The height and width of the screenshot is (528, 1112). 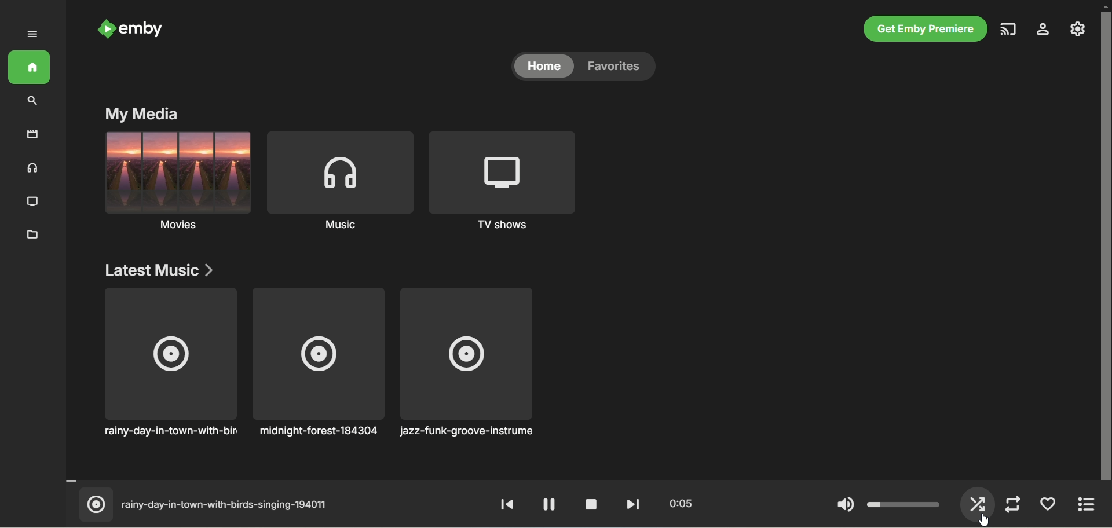 What do you see at coordinates (616, 68) in the screenshot?
I see `favorites` at bounding box center [616, 68].